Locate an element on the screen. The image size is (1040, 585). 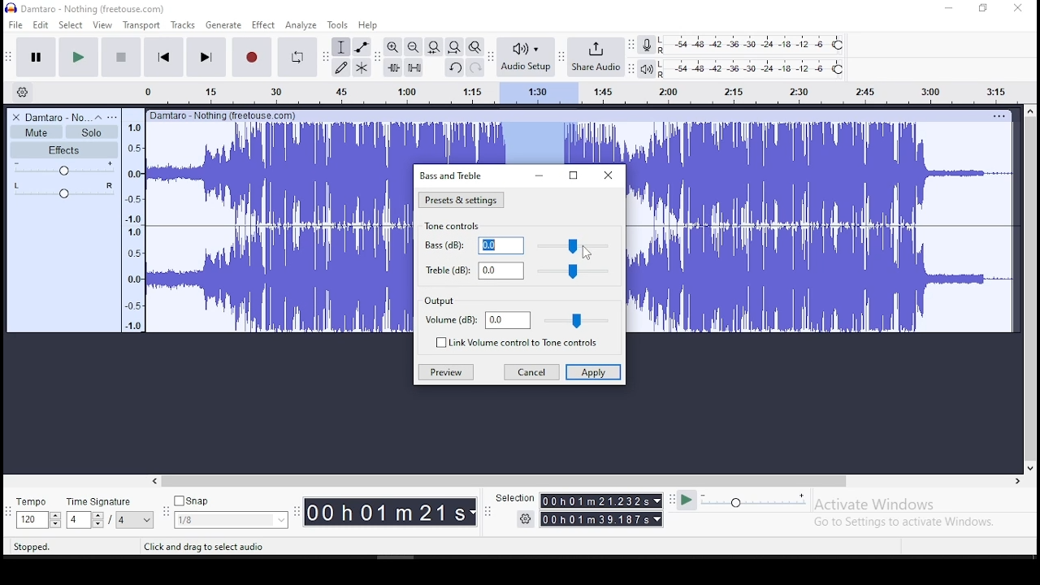
 is located at coordinates (223, 115).